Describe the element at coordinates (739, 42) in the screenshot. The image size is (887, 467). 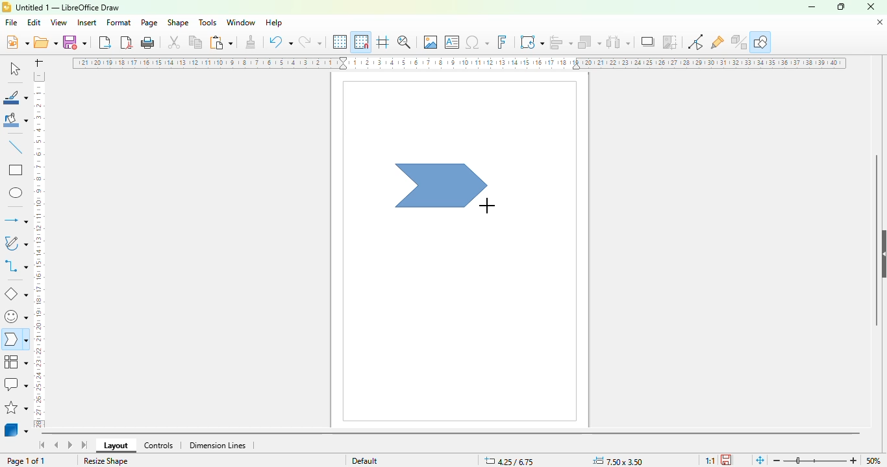
I see `toggle extrusion` at that location.